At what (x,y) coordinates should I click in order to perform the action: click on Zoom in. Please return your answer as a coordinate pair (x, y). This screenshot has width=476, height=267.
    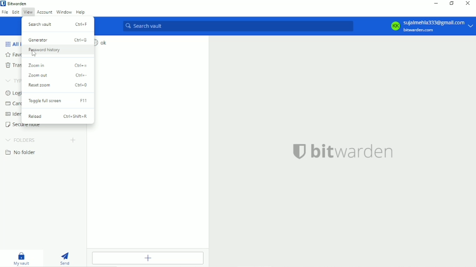
    Looking at the image, I should click on (58, 65).